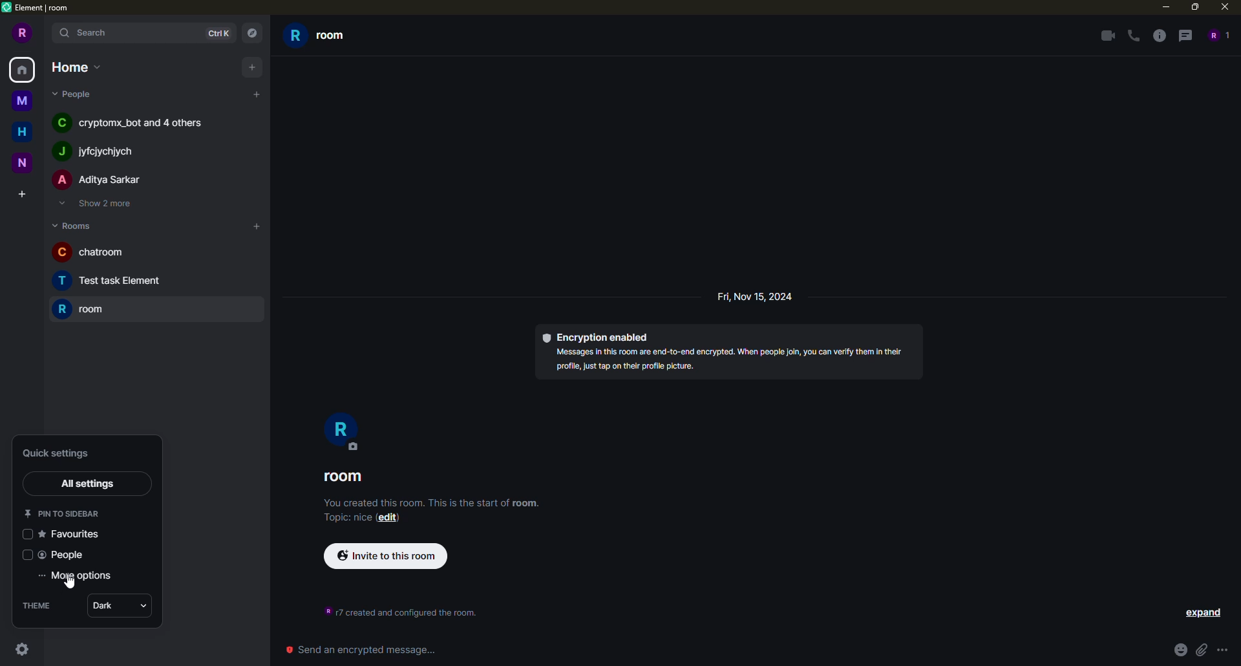 This screenshot has height=666, width=1241. I want to click on attach, so click(1201, 649).